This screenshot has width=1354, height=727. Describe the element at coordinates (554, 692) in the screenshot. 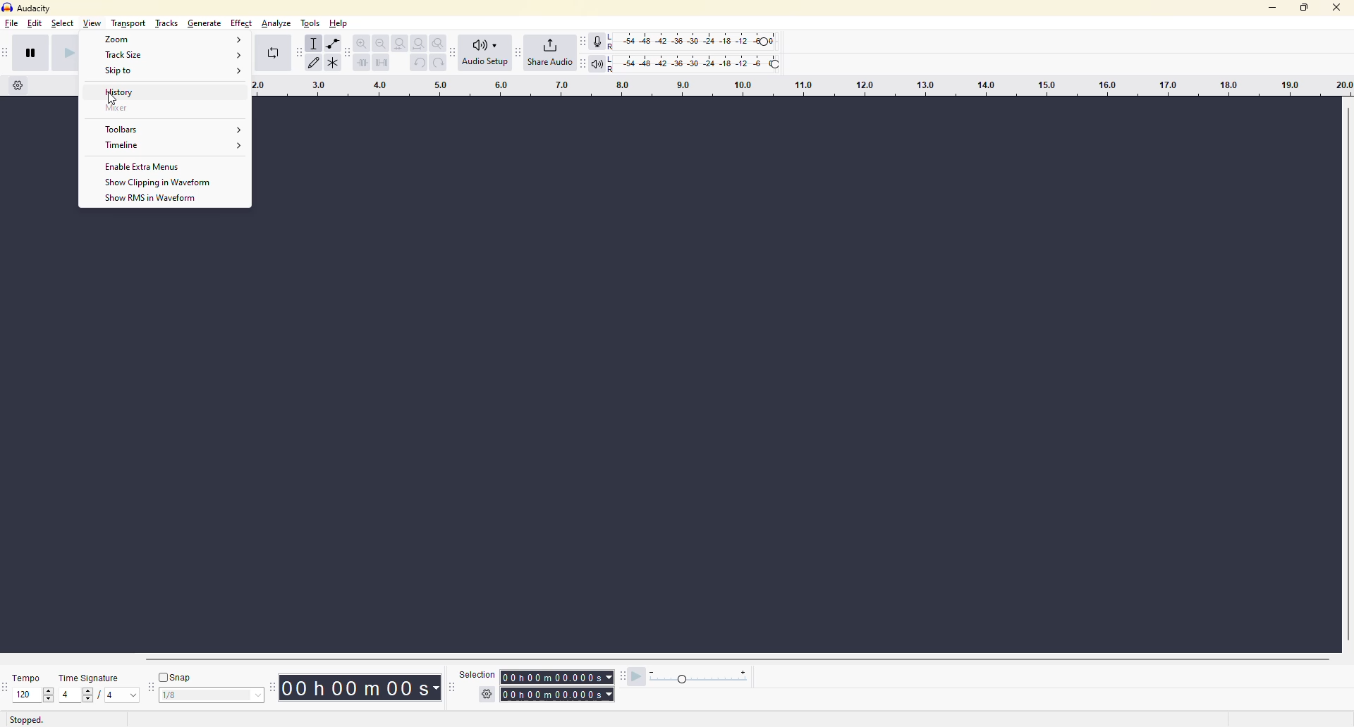

I see `selection` at that location.